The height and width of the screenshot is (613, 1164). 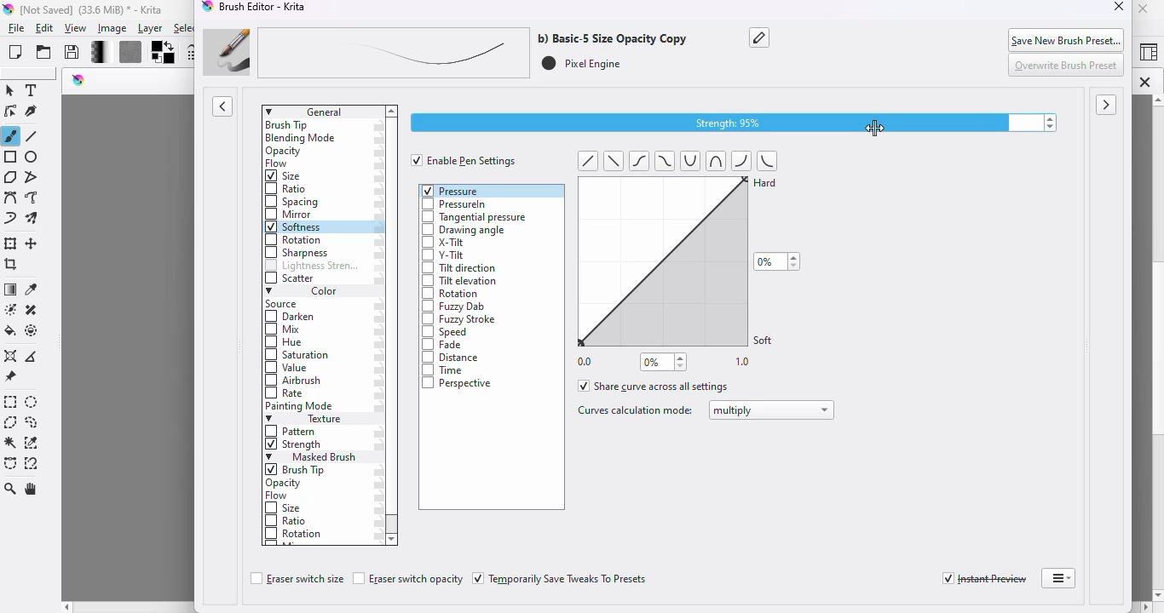 What do you see at coordinates (312, 266) in the screenshot?
I see `lightness strength` at bounding box center [312, 266].